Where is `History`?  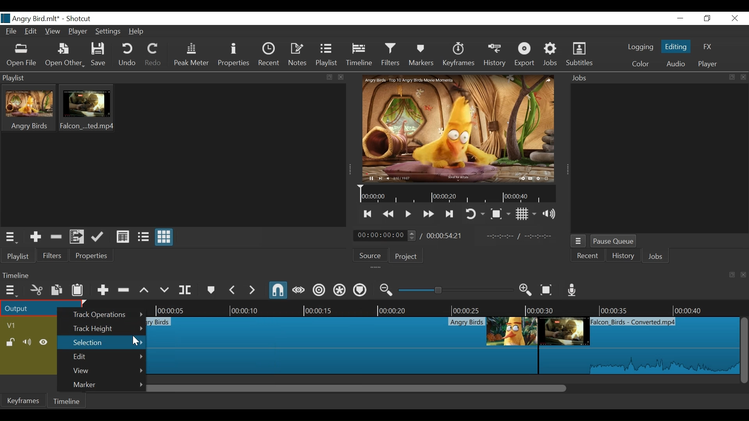
History is located at coordinates (624, 255).